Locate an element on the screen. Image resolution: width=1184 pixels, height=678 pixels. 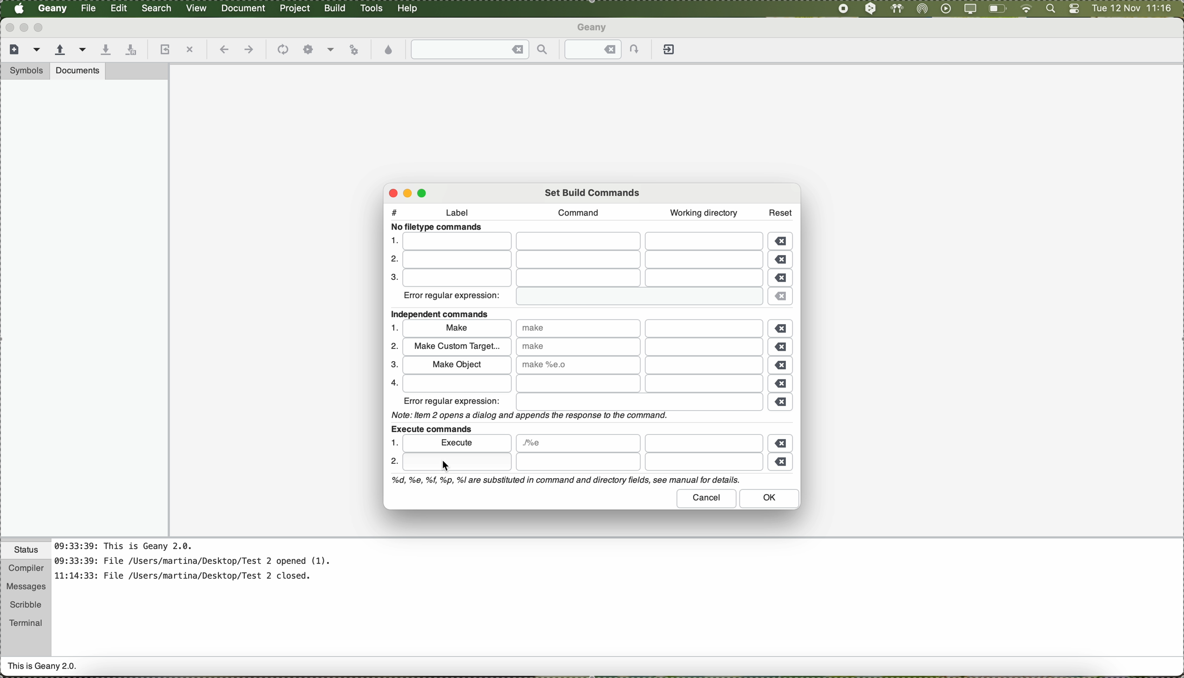
execute is located at coordinates (458, 442).